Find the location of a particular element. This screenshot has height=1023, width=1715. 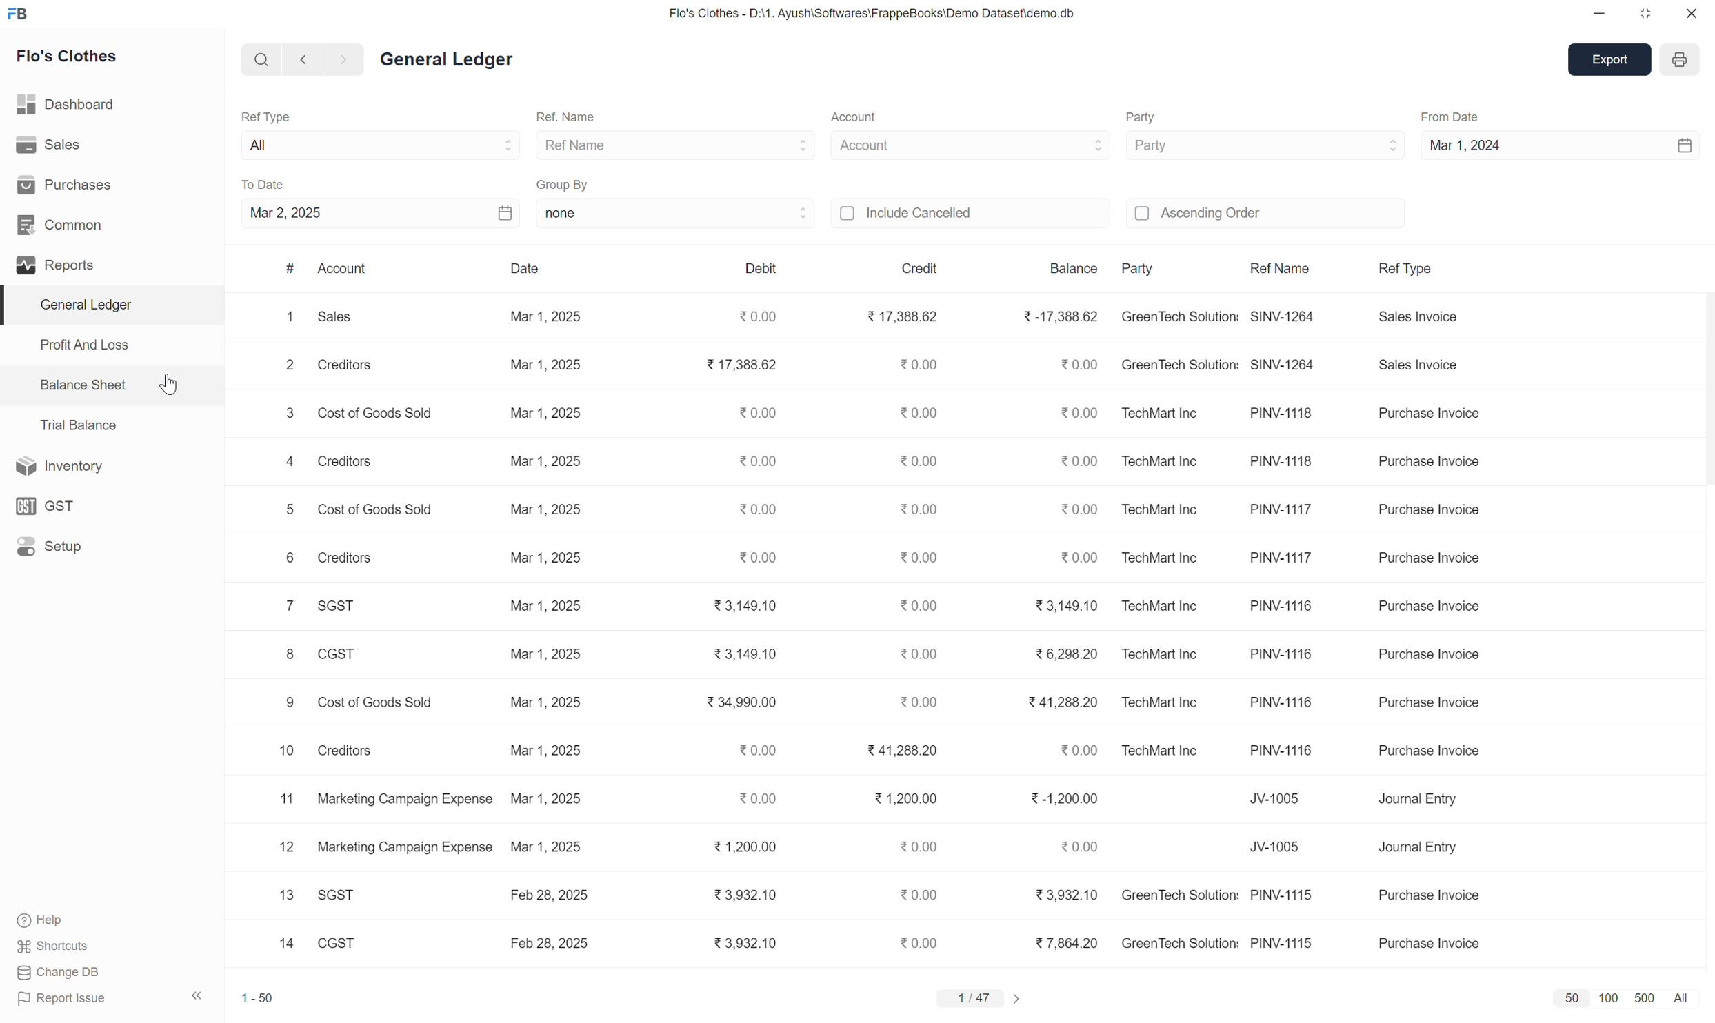

CGST is located at coordinates (343, 654).